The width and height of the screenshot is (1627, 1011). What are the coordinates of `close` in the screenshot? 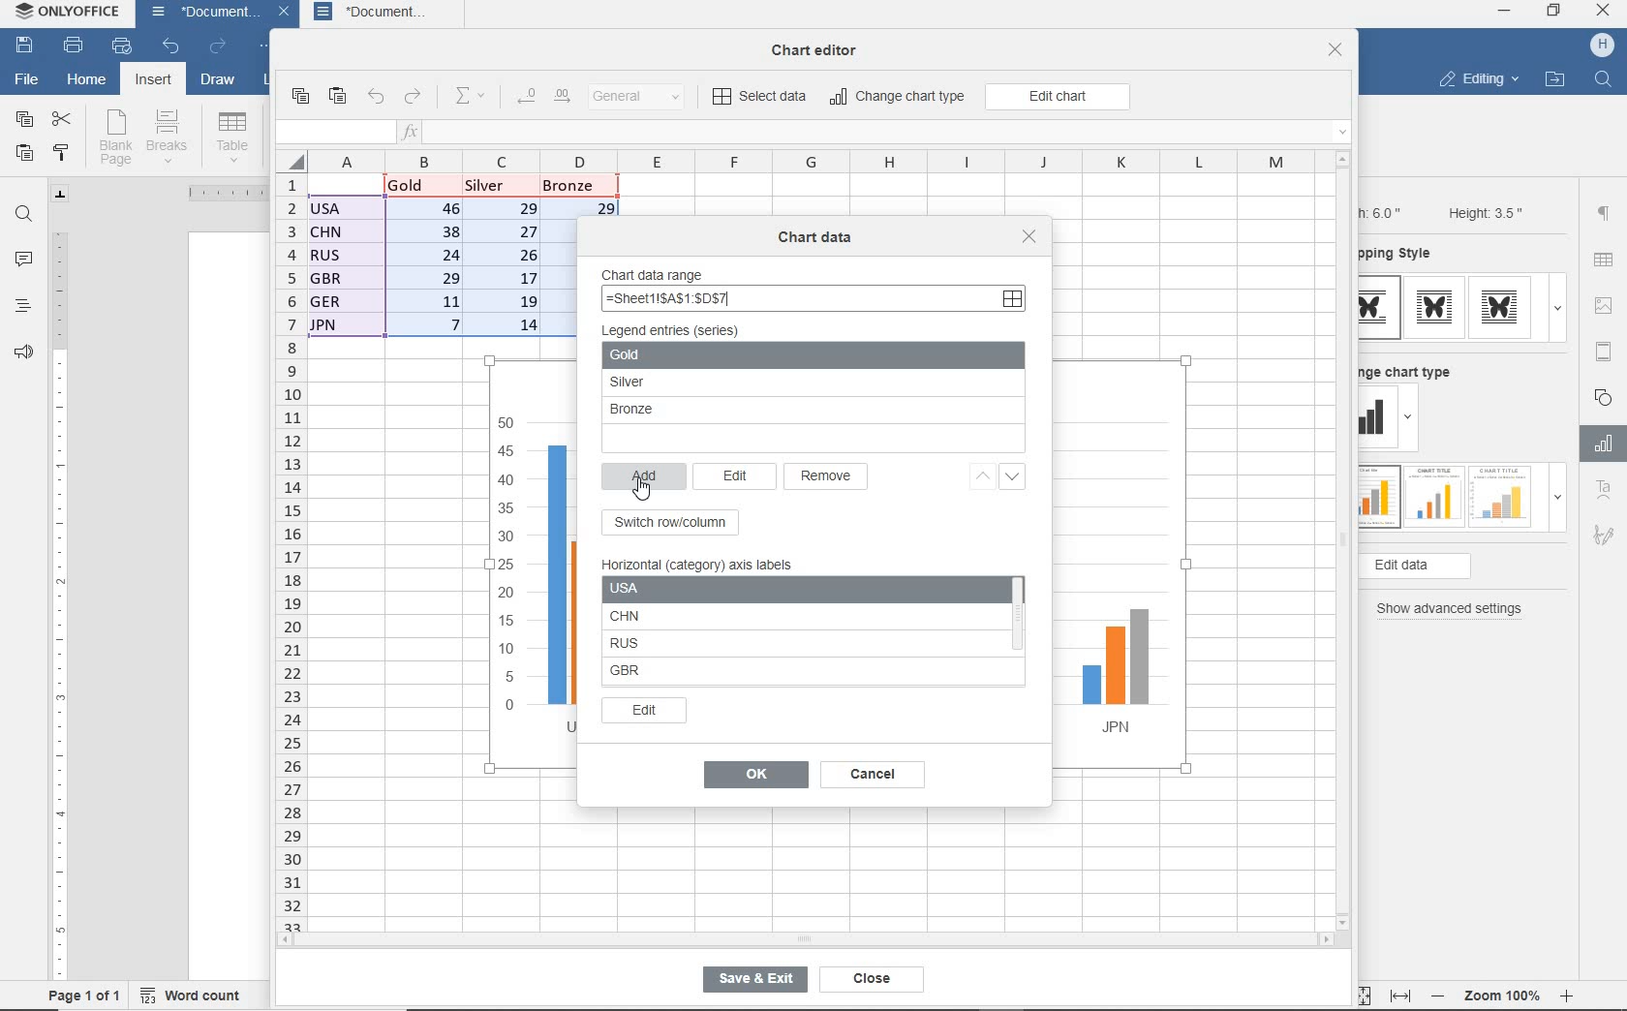 It's located at (1335, 51).